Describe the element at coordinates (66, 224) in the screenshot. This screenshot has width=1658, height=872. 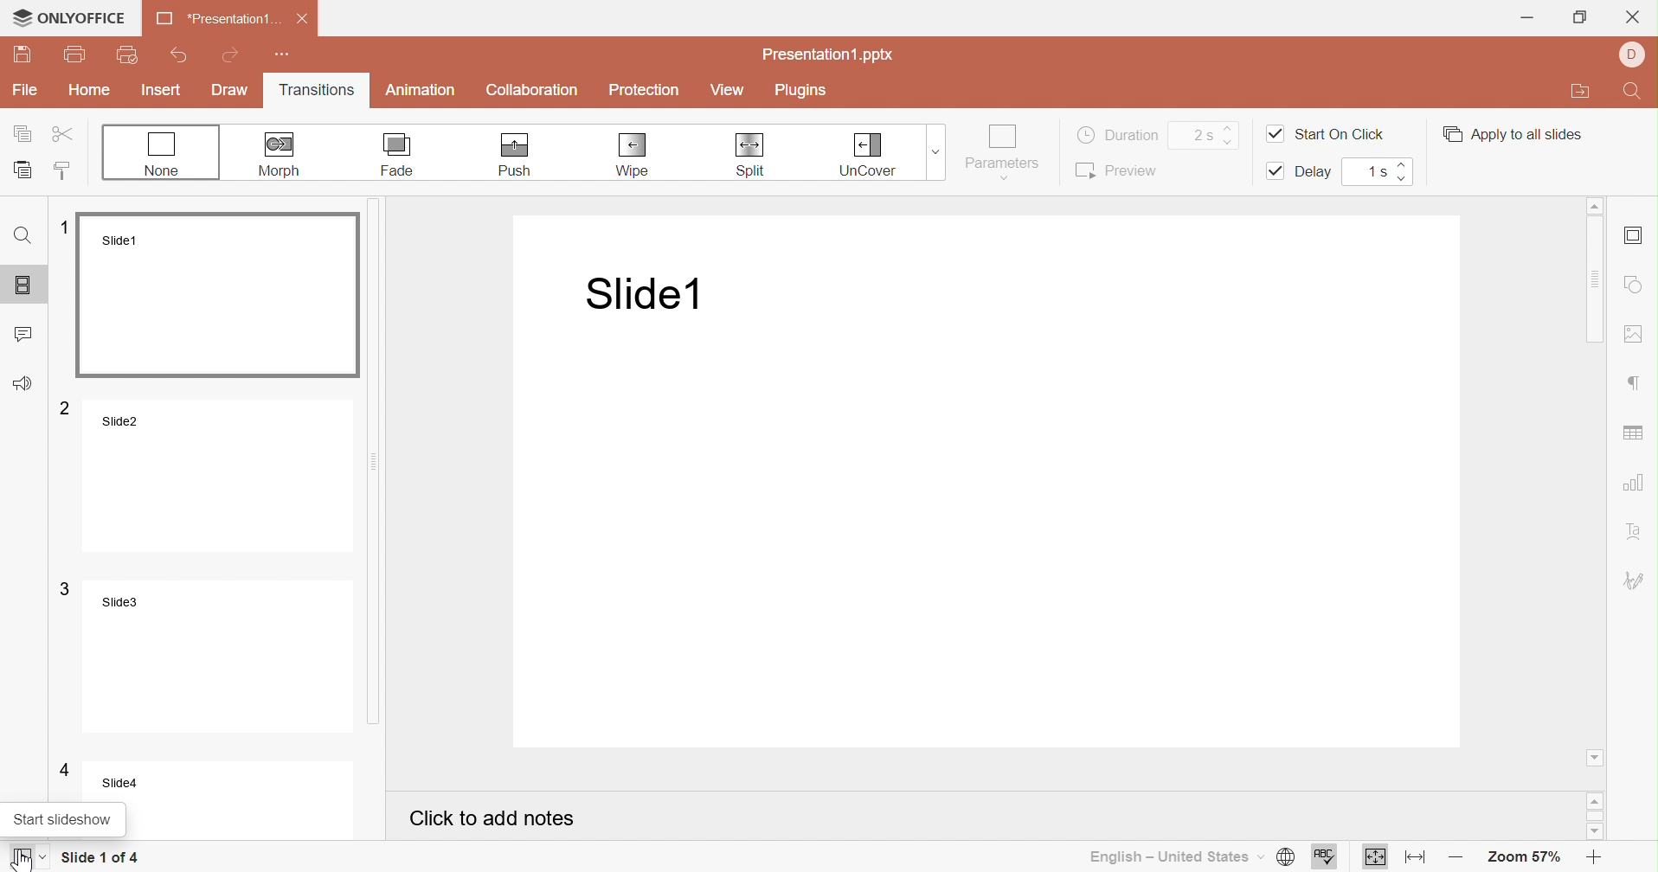
I see `1` at that location.